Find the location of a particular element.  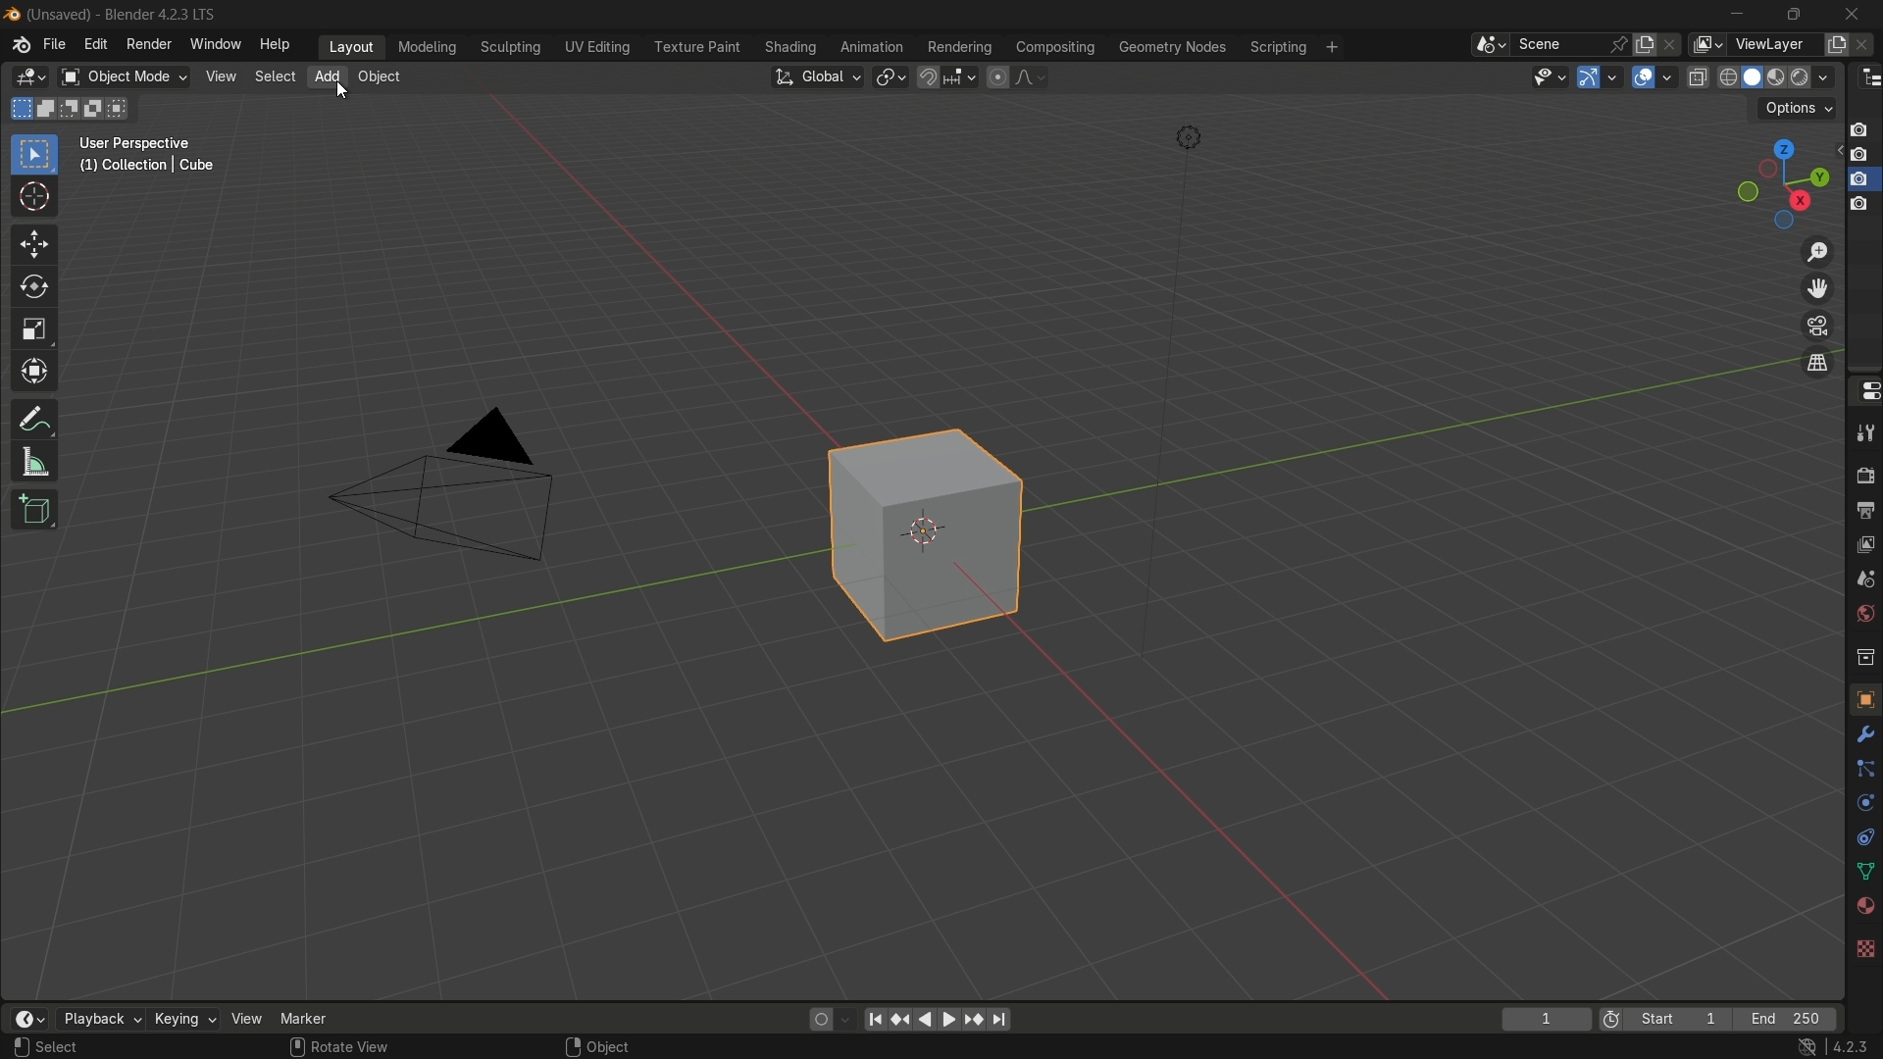

view is located at coordinates (1864, 548).